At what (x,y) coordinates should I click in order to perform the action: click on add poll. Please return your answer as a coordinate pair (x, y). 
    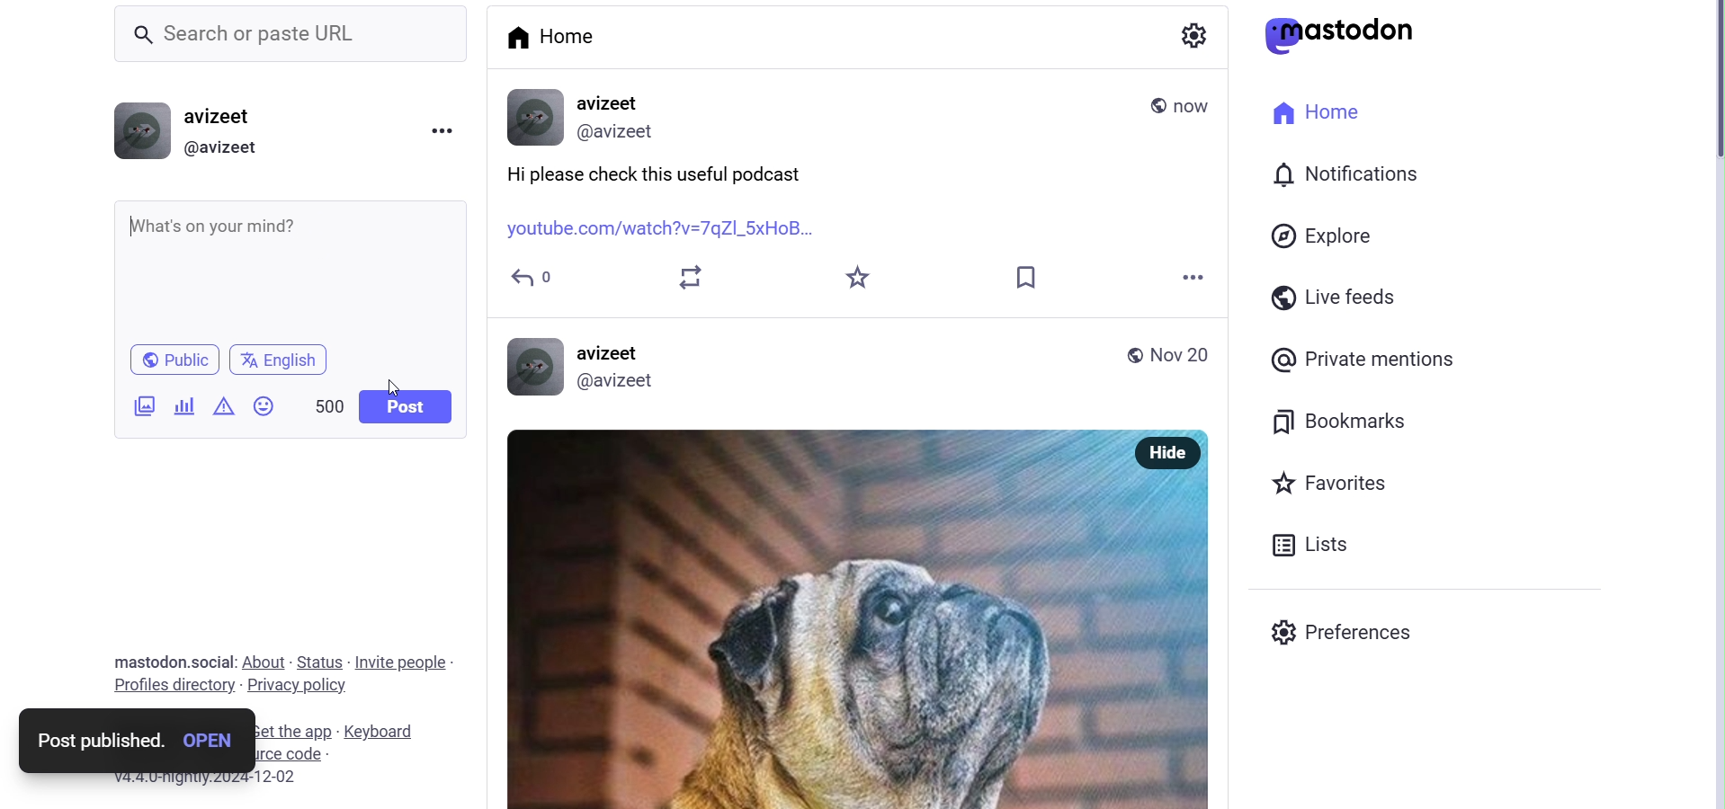
    Looking at the image, I should click on (183, 404).